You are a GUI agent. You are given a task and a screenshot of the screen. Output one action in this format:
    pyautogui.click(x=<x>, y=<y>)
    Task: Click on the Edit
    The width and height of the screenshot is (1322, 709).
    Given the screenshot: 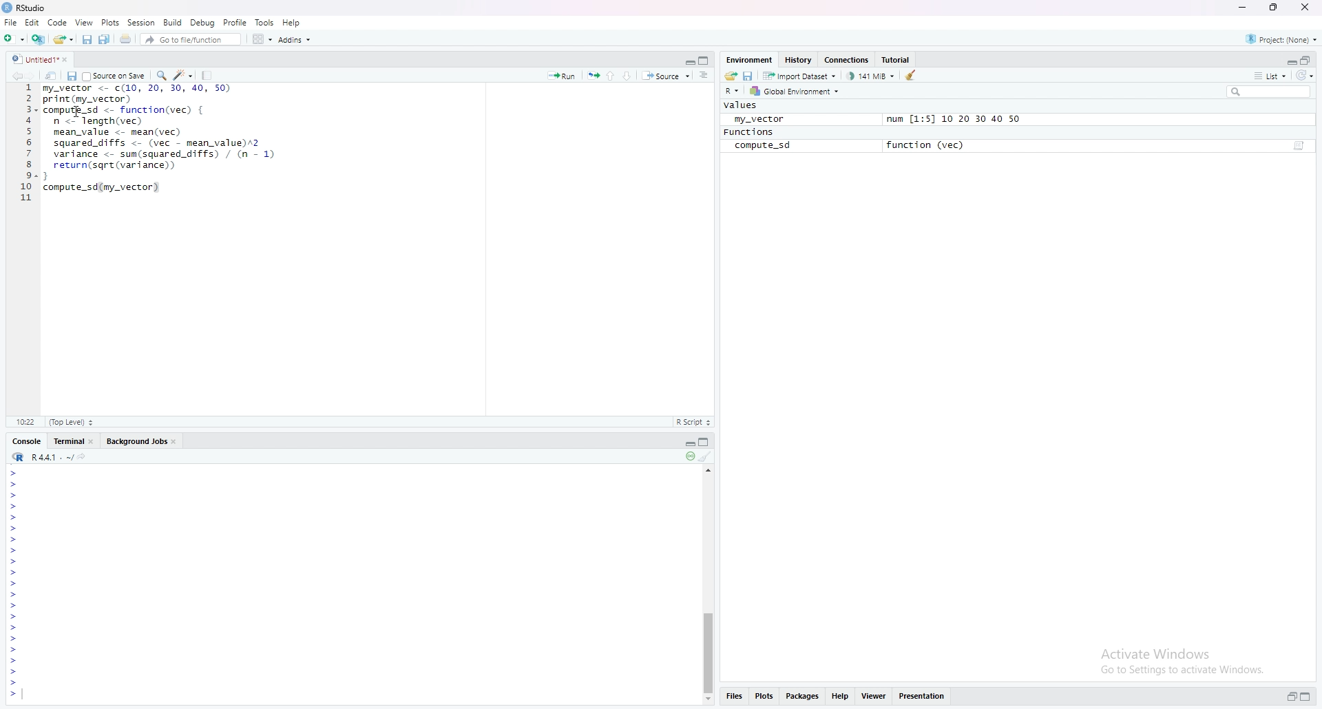 What is the action you would take?
    pyautogui.click(x=34, y=23)
    